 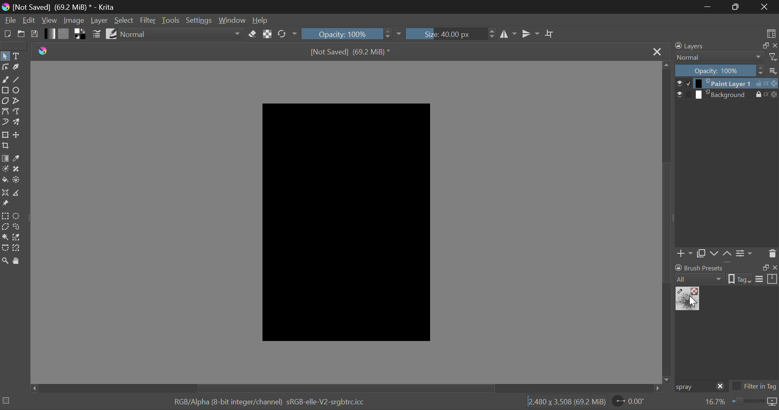 I want to click on Window, so click(x=233, y=19).